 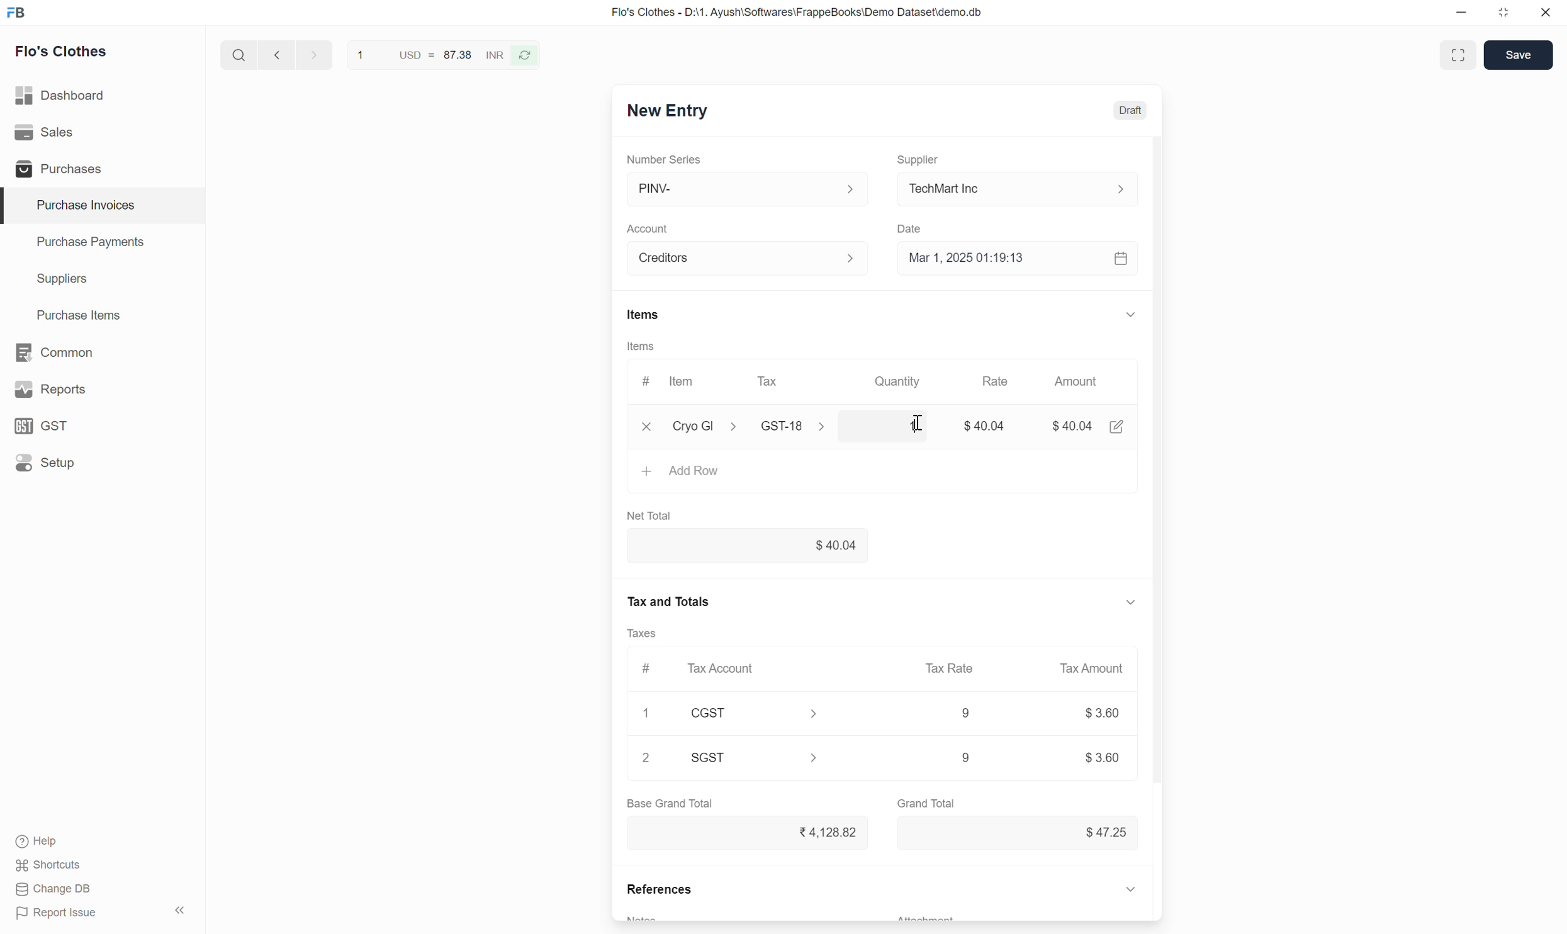 I want to click on New Entry, so click(x=666, y=112).